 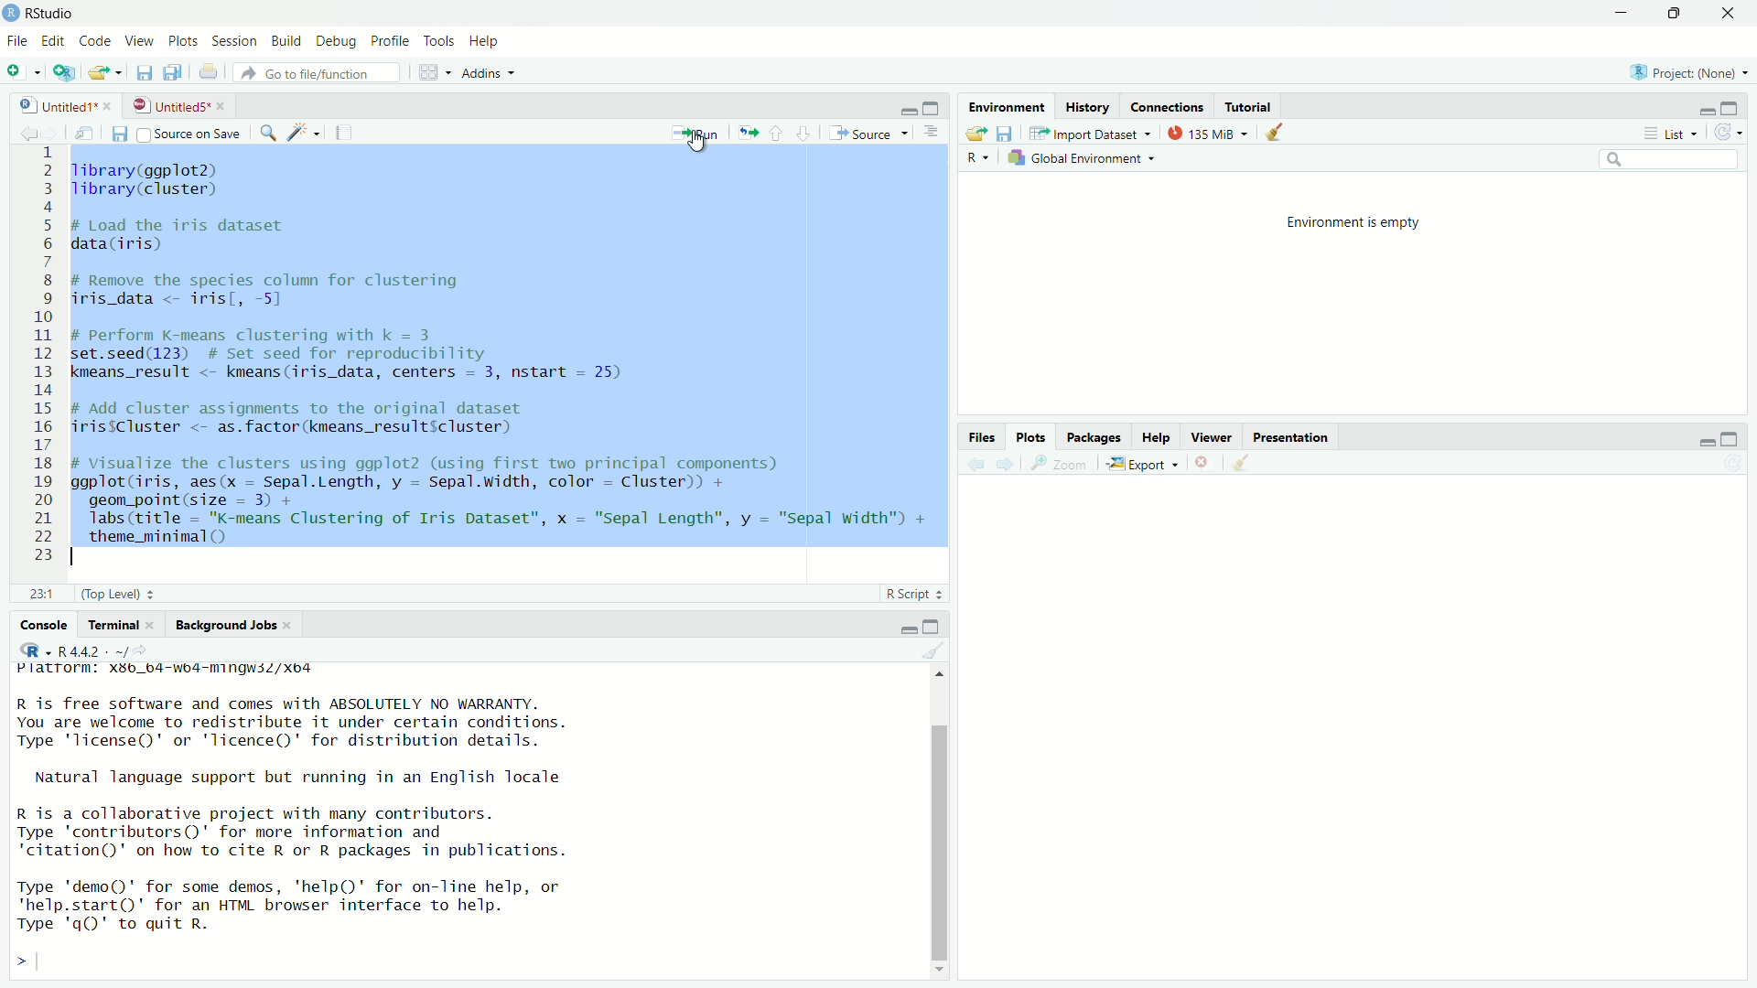 What do you see at coordinates (1735, 134) in the screenshot?
I see `refresh` at bounding box center [1735, 134].